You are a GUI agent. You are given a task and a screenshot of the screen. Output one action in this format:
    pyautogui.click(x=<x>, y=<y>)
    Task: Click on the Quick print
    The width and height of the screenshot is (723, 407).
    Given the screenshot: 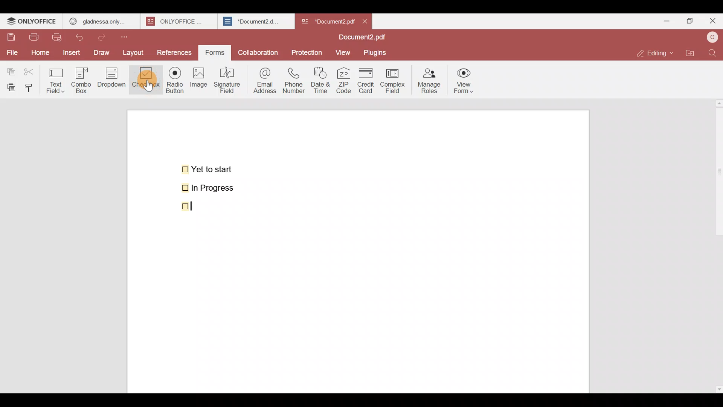 What is the action you would take?
    pyautogui.click(x=59, y=37)
    